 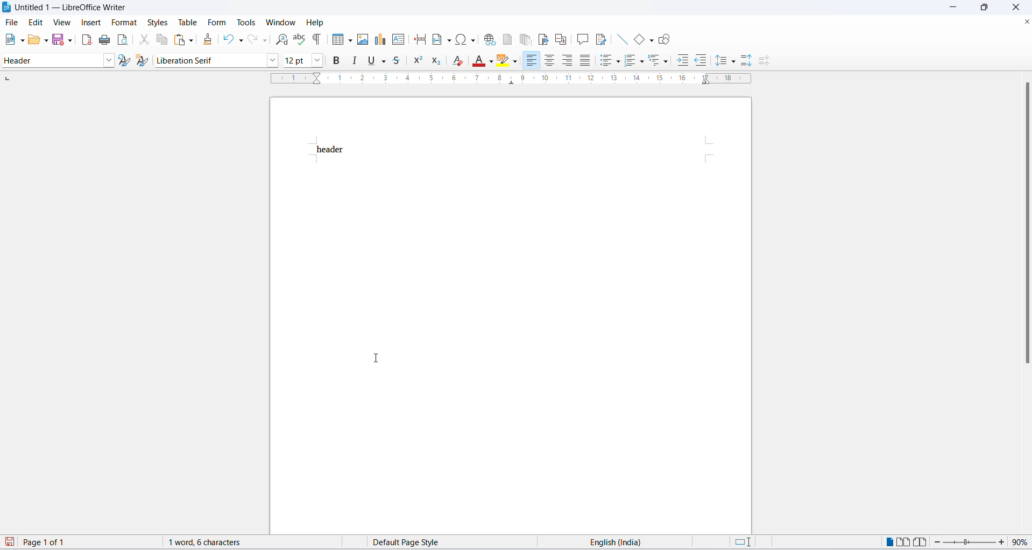 I want to click on format, so click(x=125, y=22).